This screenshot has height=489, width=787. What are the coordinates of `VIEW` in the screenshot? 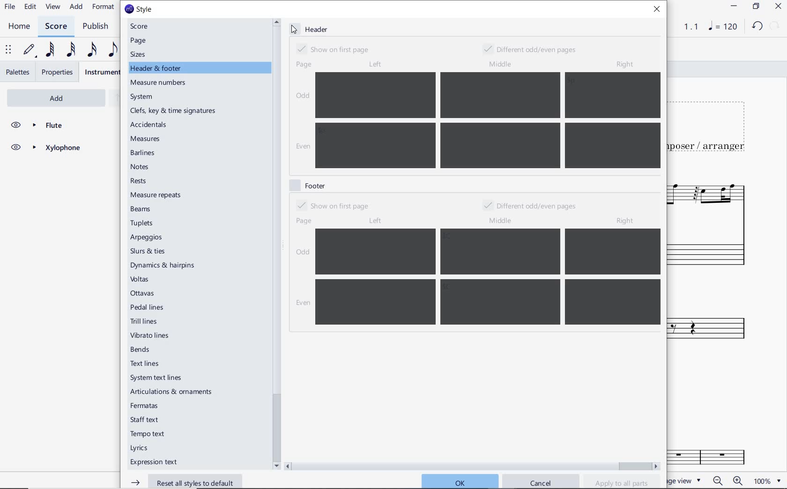 It's located at (53, 7).